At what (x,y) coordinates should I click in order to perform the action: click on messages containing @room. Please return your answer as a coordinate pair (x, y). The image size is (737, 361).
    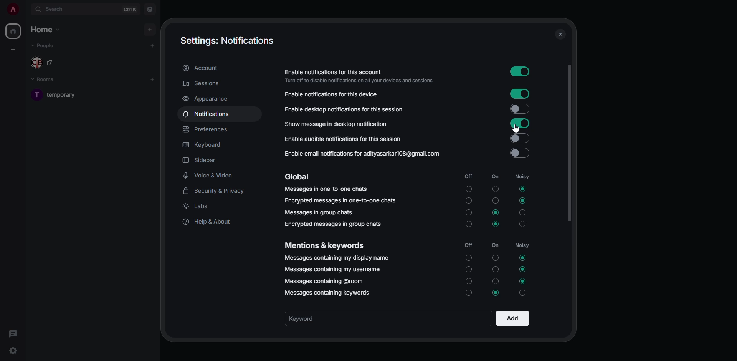
    Looking at the image, I should click on (327, 281).